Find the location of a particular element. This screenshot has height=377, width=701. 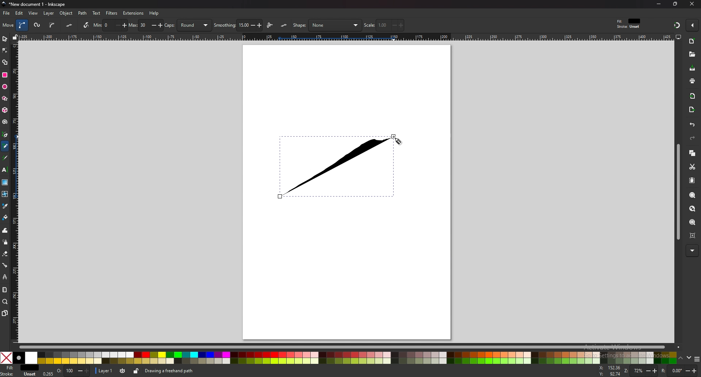

layer visibility is located at coordinates (122, 371).